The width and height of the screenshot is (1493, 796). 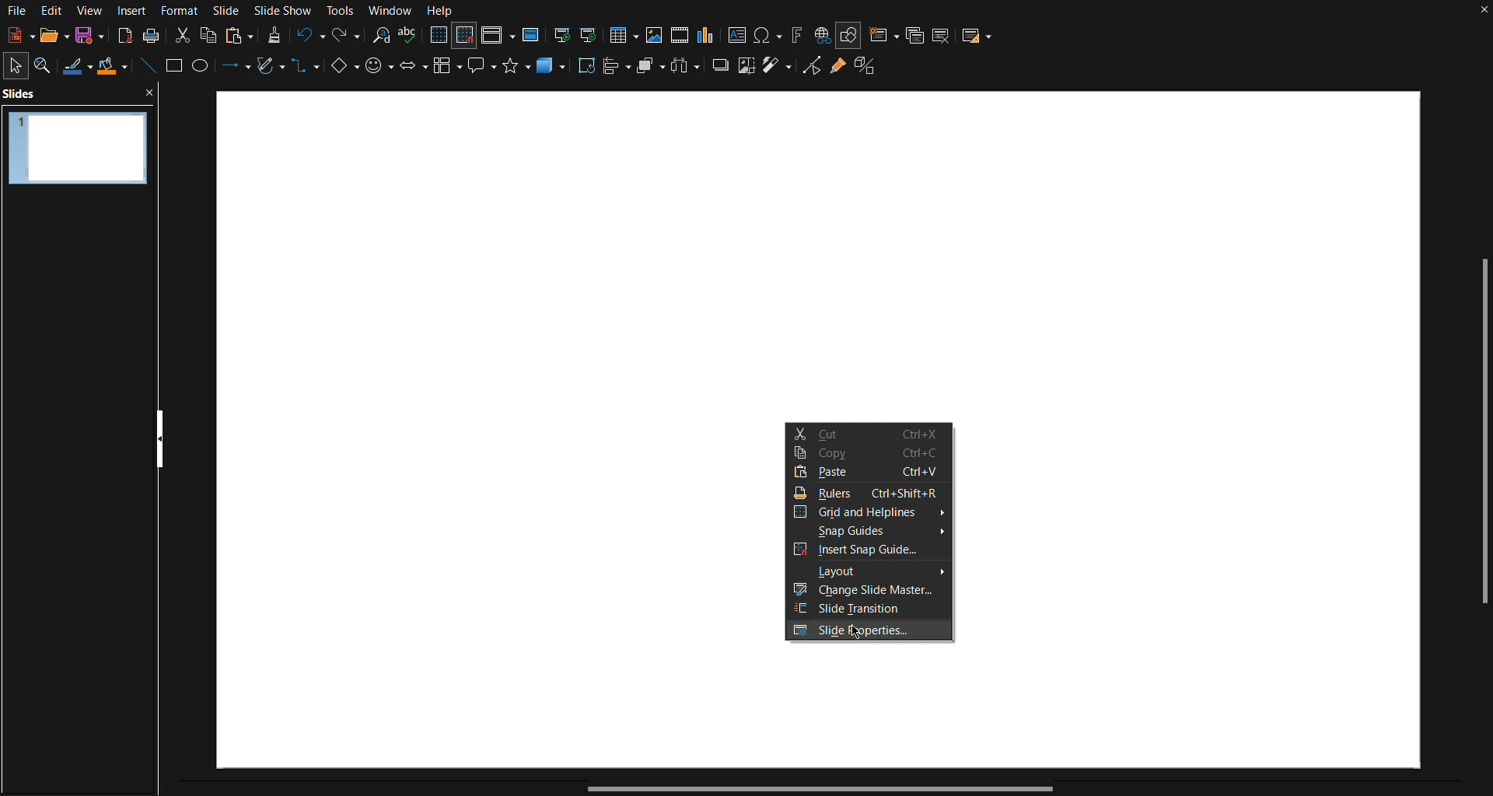 I want to click on Duplicate Slide, so click(x=914, y=34).